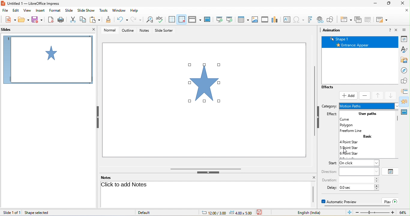 Image resolution: width=410 pixels, height=216 pixels. Describe the element at coordinates (31, 3) in the screenshot. I see `current window title: Untitled 1 — LibreOffice Impress` at that location.